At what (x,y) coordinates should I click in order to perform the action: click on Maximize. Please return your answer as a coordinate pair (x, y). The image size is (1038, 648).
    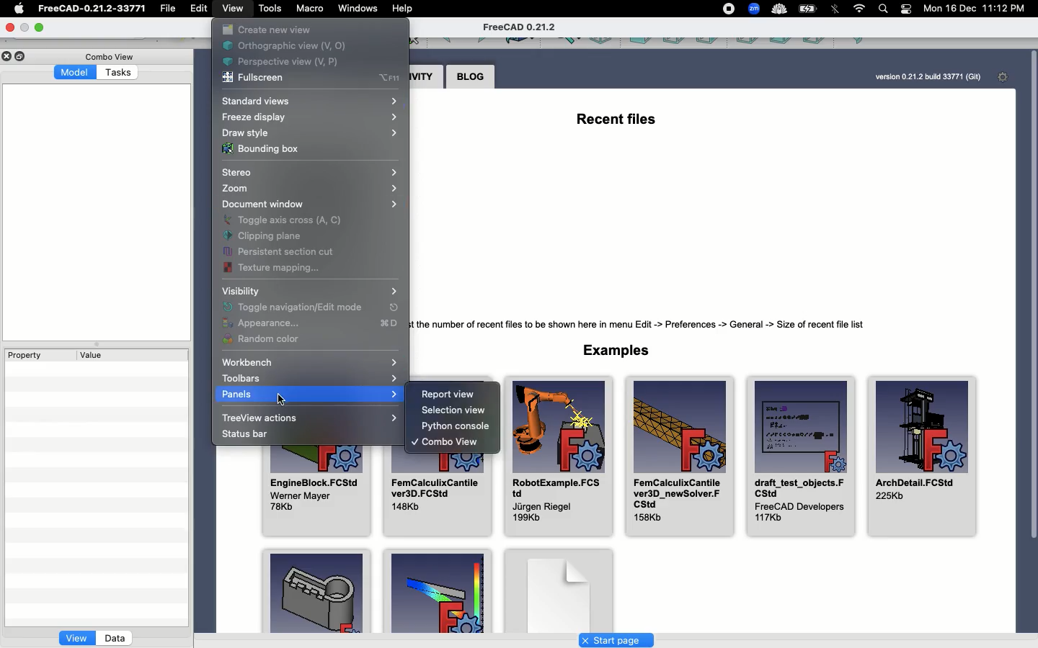
    Looking at the image, I should click on (40, 27).